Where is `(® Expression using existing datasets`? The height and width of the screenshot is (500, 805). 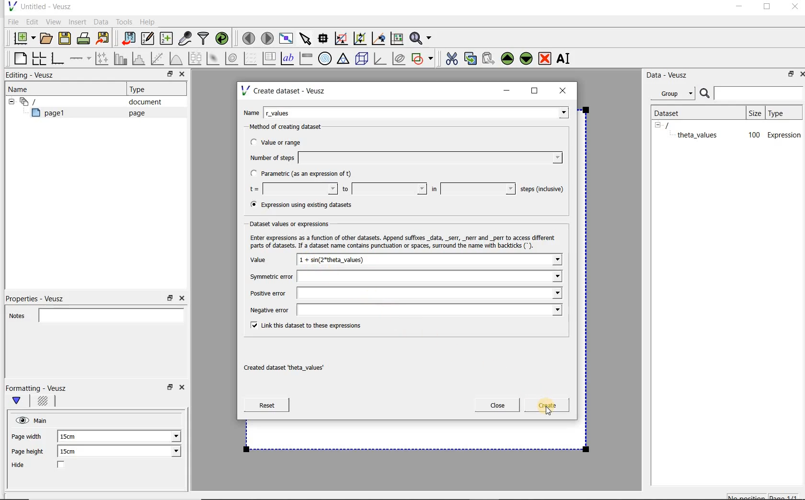 (® Expression using existing datasets is located at coordinates (308, 205).